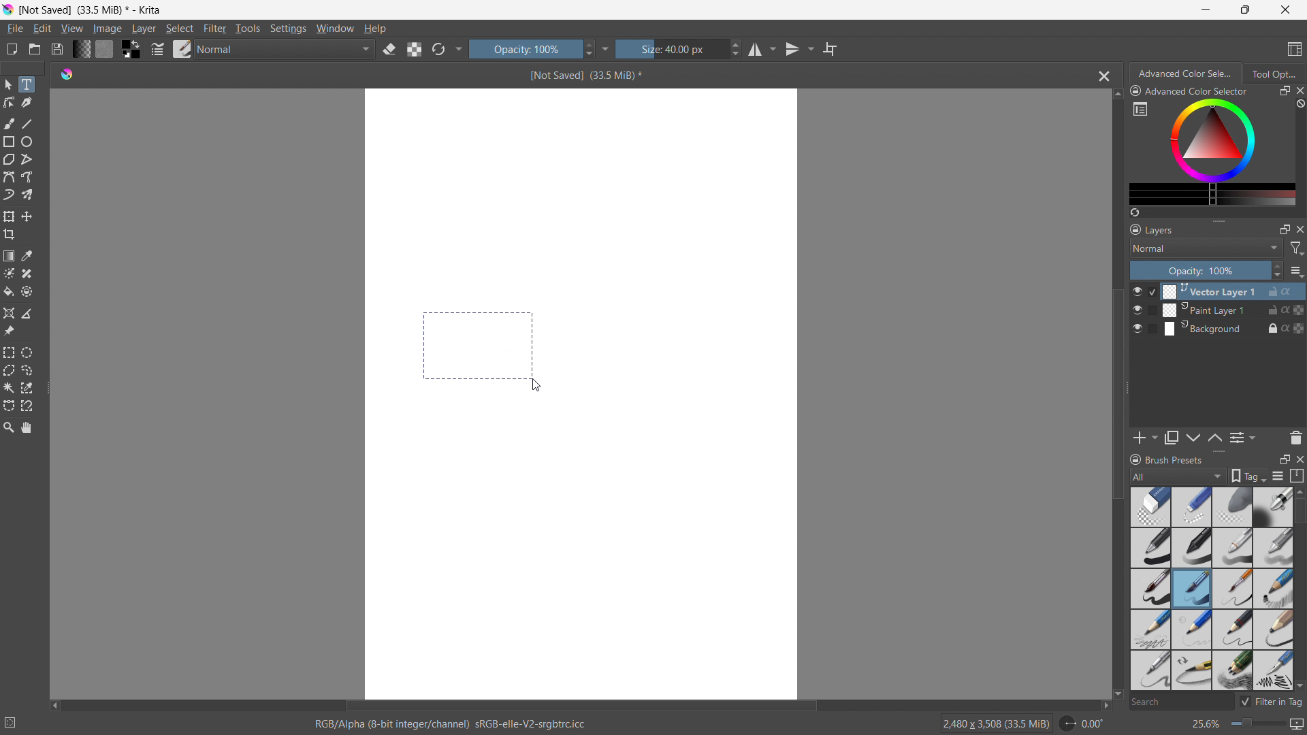  Describe the element at coordinates (1152, 229) in the screenshot. I see `layers` at that location.